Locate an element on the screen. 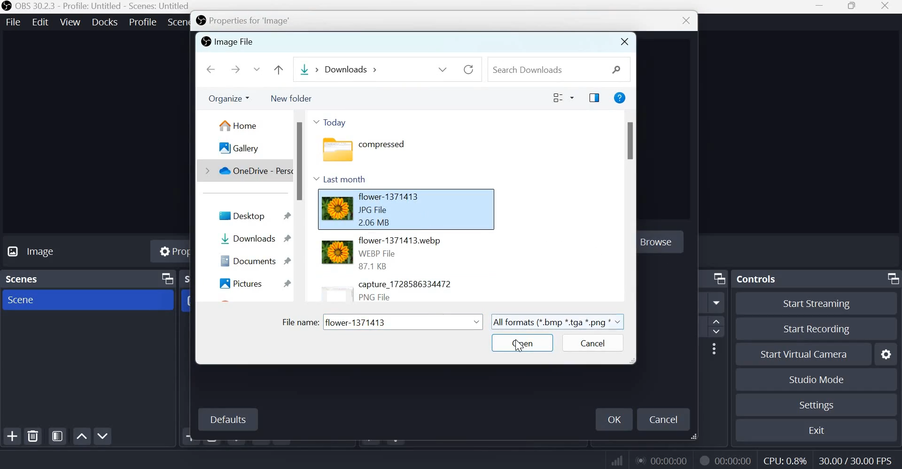 This screenshot has width=902, height=469. capture_1728586334472 PNG file is located at coordinates (384, 290).